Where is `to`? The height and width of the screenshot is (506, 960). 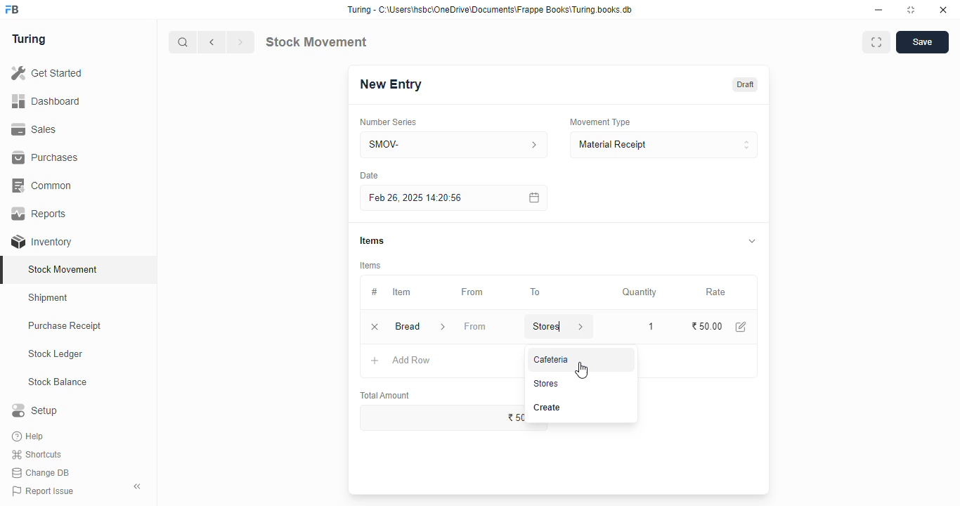 to is located at coordinates (536, 292).